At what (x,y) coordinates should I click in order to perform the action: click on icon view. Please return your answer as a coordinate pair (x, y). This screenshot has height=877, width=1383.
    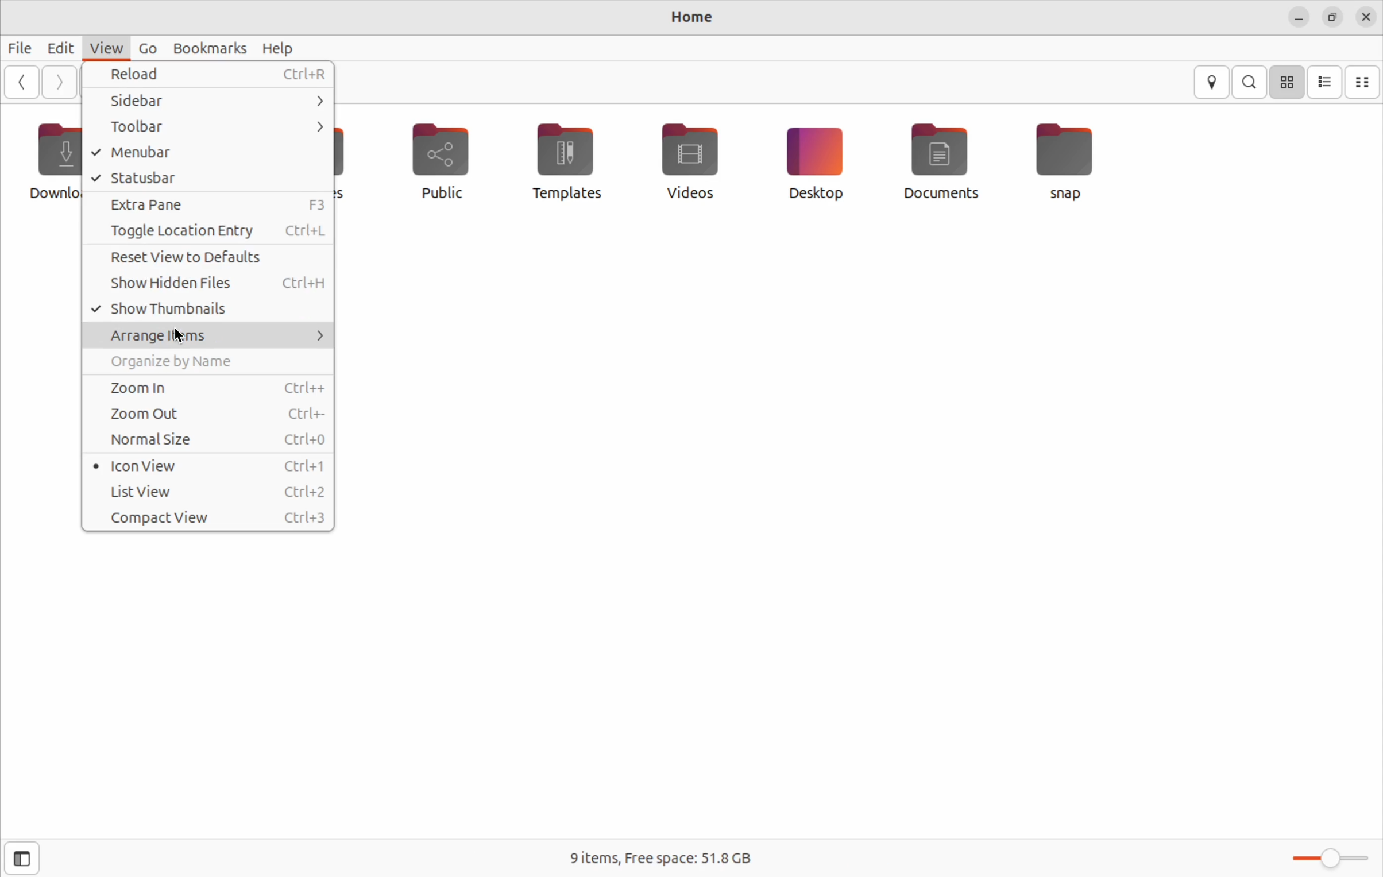
    Looking at the image, I should click on (1287, 83).